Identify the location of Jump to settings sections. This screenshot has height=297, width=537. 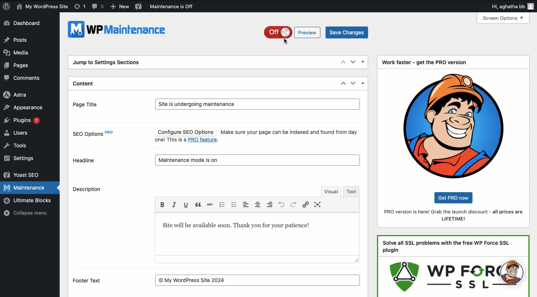
(108, 63).